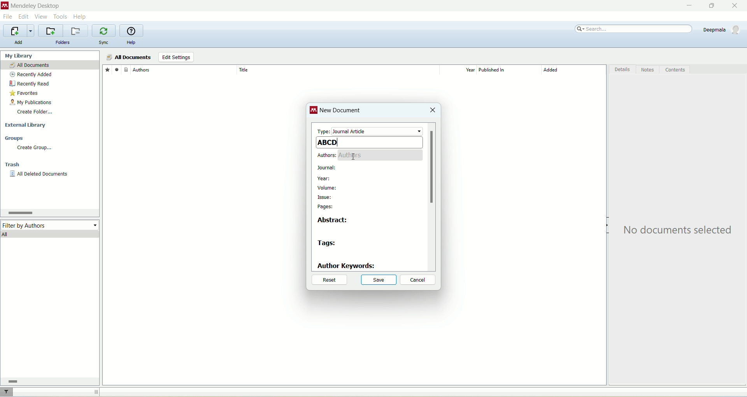 The image size is (747, 397). What do you see at coordinates (42, 17) in the screenshot?
I see `view` at bounding box center [42, 17].